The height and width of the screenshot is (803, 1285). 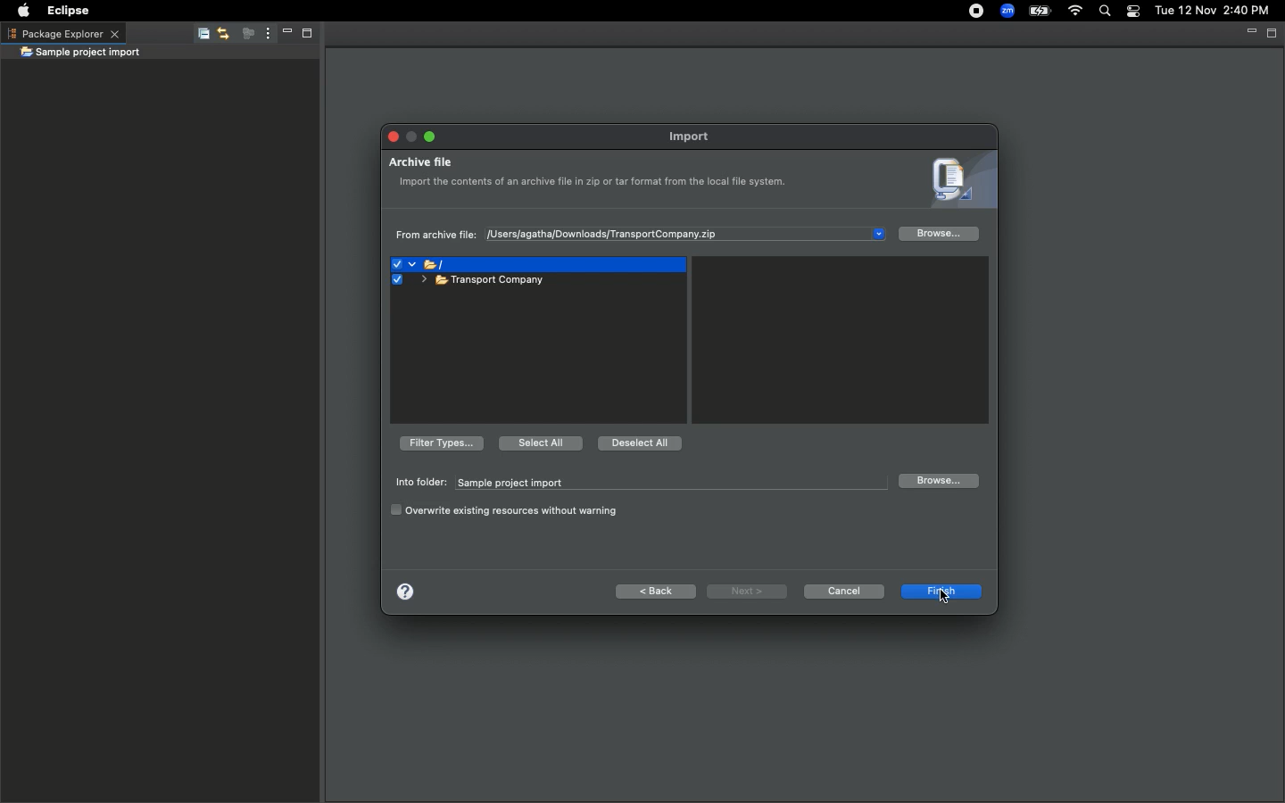 What do you see at coordinates (968, 12) in the screenshot?
I see `Recording` at bounding box center [968, 12].